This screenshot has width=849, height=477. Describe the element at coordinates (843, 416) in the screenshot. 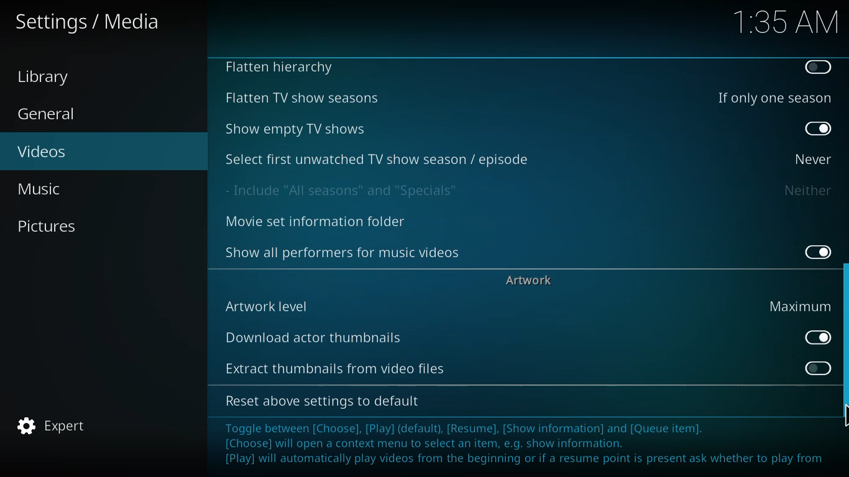

I see `MOUSE_UP Cursor` at that location.